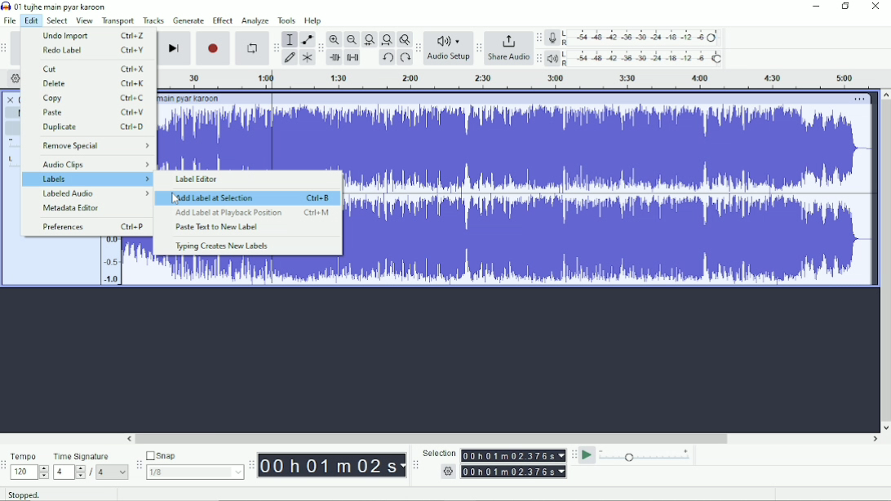  I want to click on Record, so click(214, 48).